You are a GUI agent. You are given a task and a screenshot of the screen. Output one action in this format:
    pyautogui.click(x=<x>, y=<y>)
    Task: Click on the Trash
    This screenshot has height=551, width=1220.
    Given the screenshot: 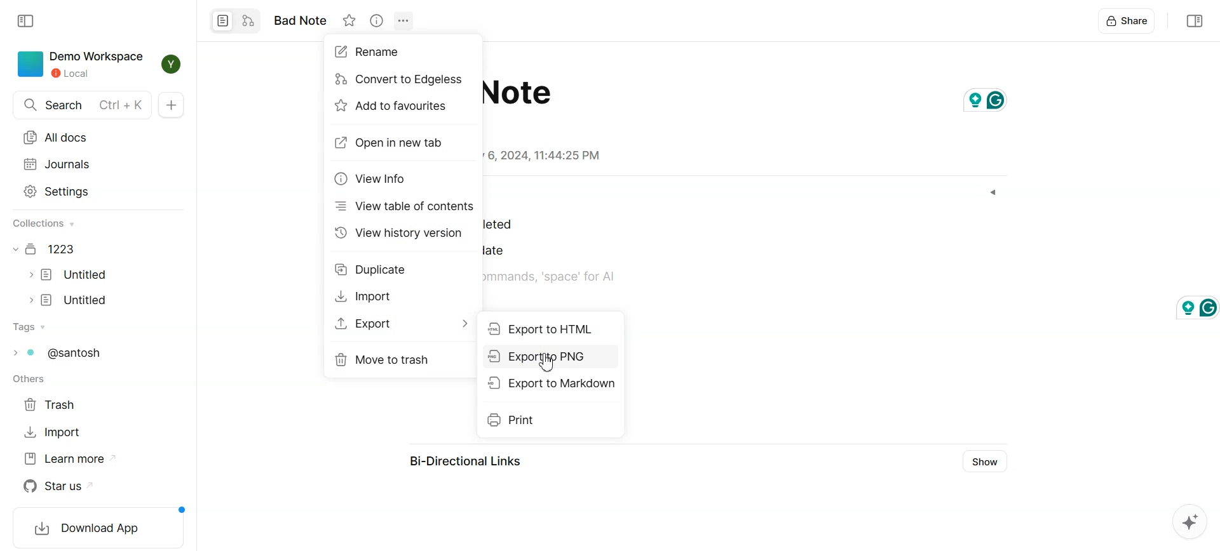 What is the action you would take?
    pyautogui.click(x=53, y=404)
    